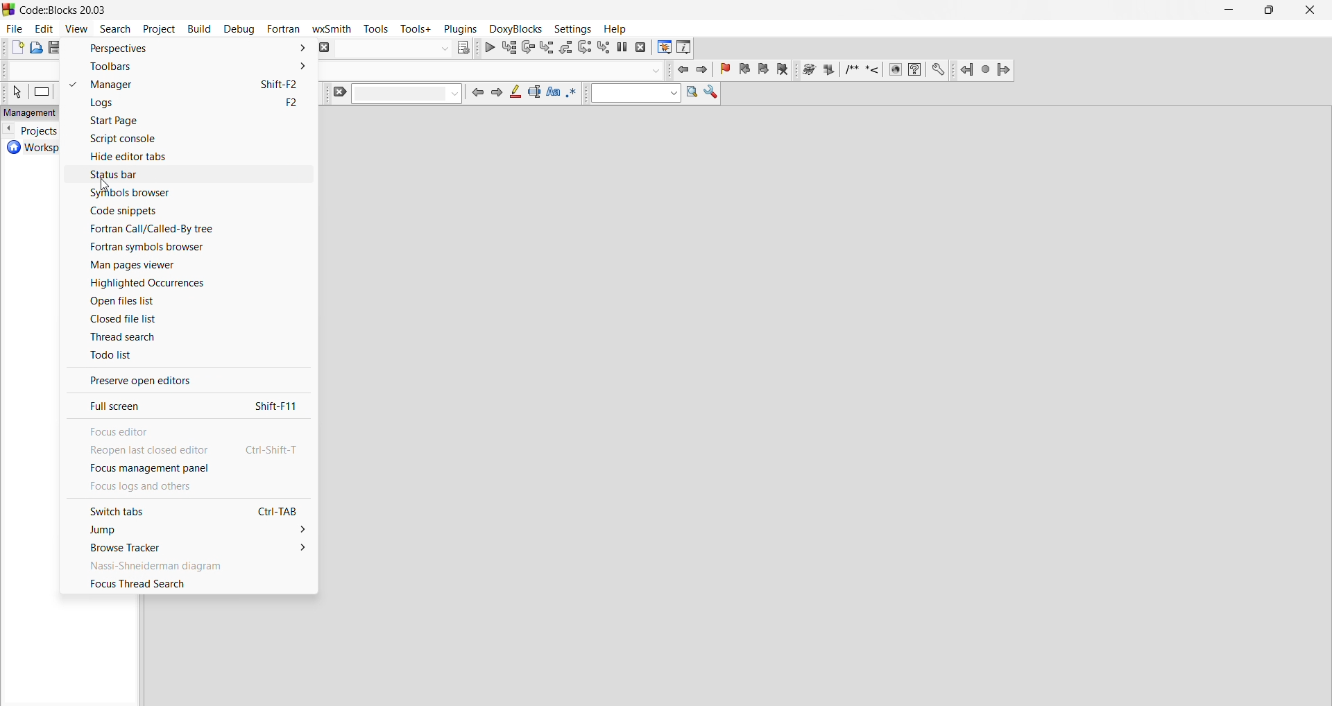 The width and height of the screenshot is (1332, 706). Describe the element at coordinates (829, 69) in the screenshot. I see `extract` at that location.